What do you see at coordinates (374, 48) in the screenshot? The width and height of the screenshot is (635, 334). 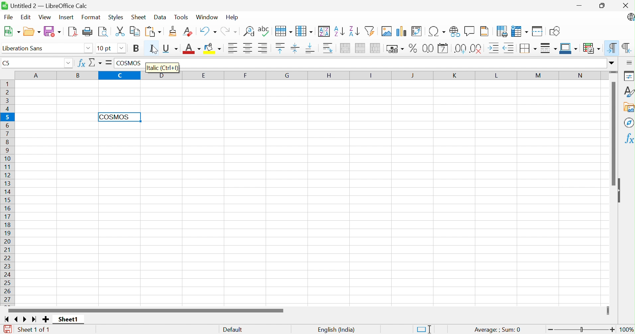 I see `Unmerge cells` at bounding box center [374, 48].